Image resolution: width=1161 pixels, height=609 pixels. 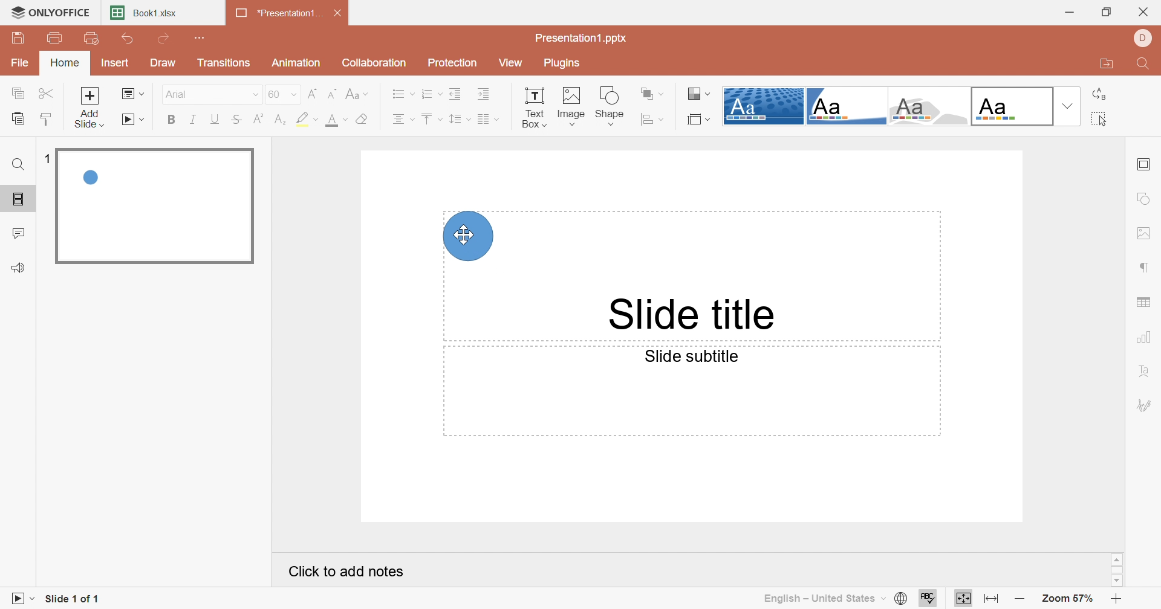 I want to click on Zoom out, so click(x=1021, y=601).